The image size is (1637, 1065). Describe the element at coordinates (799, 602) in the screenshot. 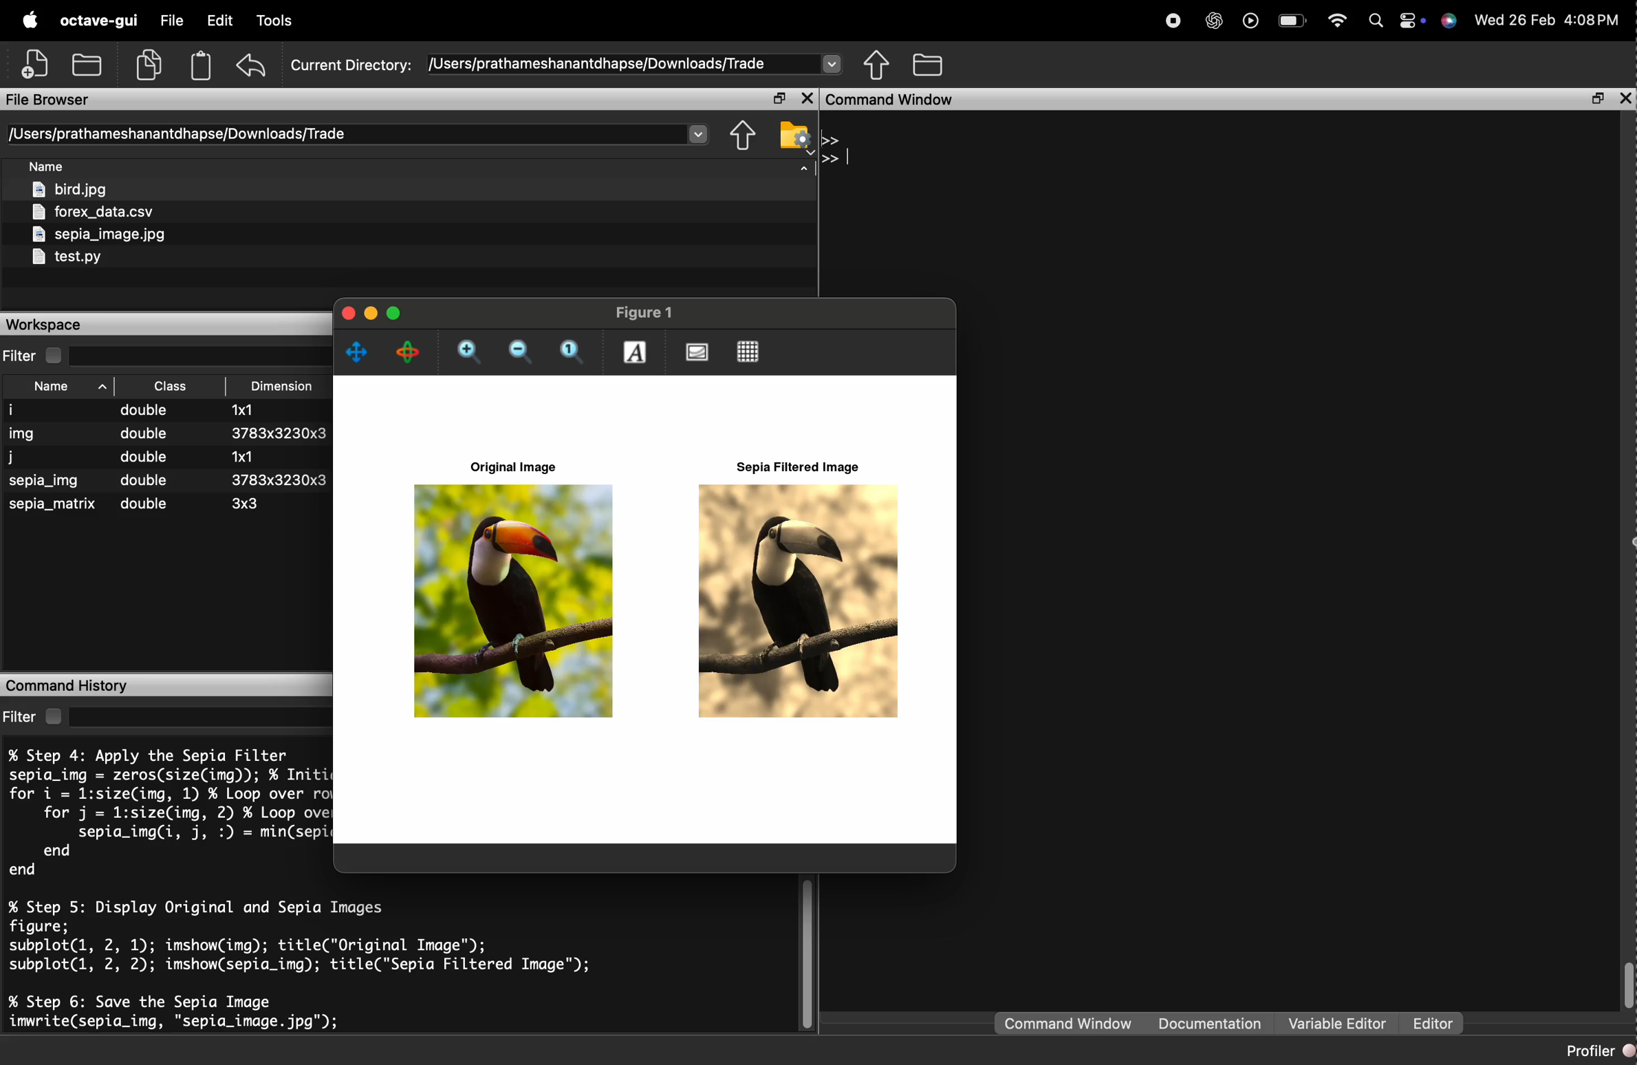

I see `Sepia Filtered Image` at that location.